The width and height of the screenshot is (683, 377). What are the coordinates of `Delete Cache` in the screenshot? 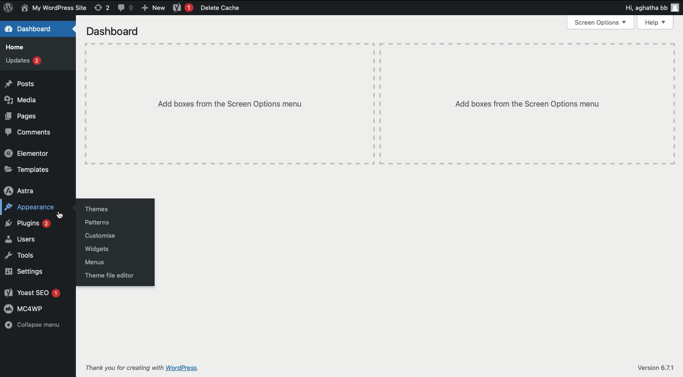 It's located at (209, 7).